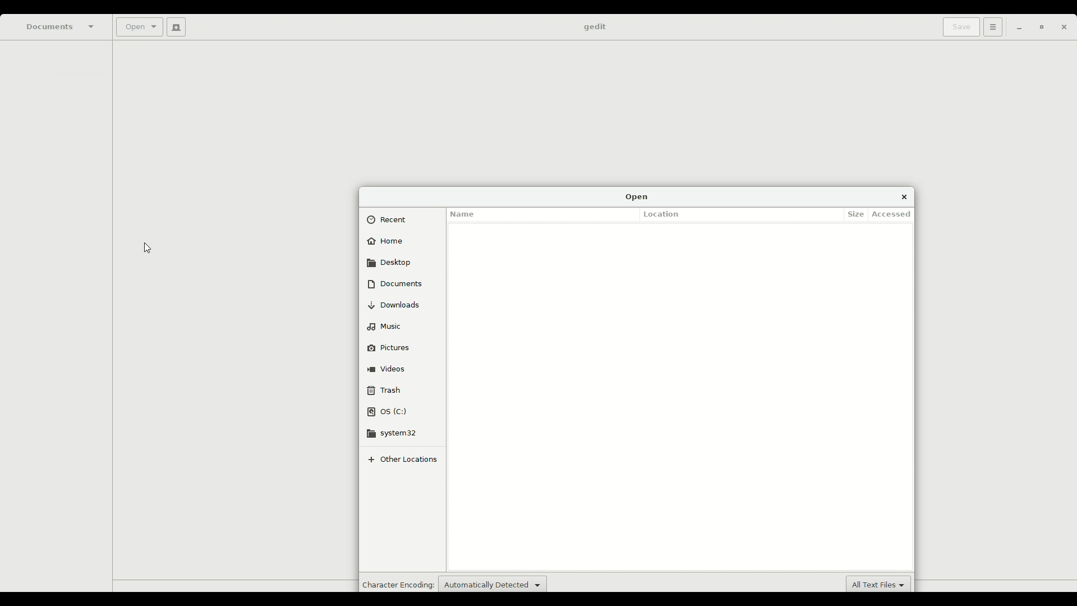 The width and height of the screenshot is (1077, 606). Describe the element at coordinates (1064, 29) in the screenshot. I see `Close` at that location.